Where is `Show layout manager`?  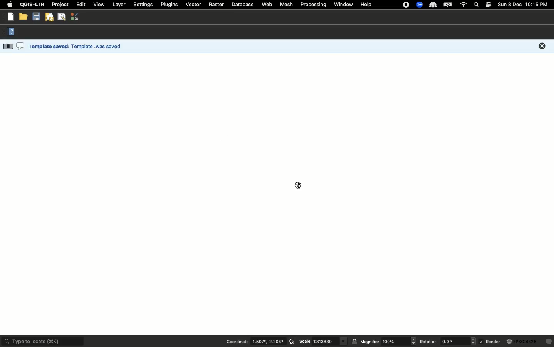
Show layout manager is located at coordinates (61, 17).